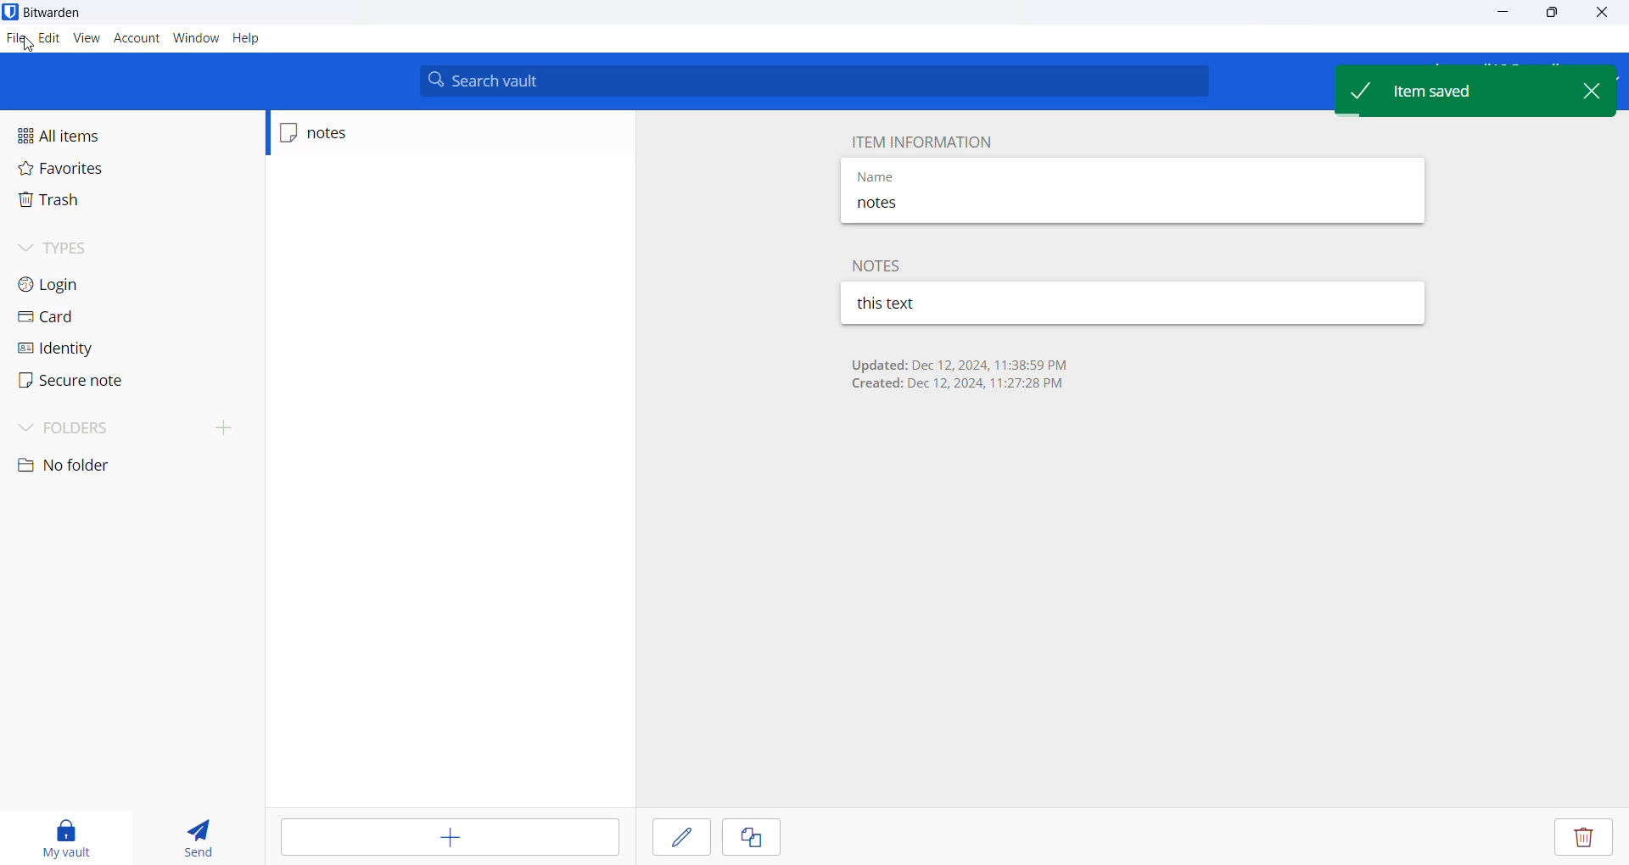  What do you see at coordinates (882, 265) in the screenshot?
I see `notes` at bounding box center [882, 265].